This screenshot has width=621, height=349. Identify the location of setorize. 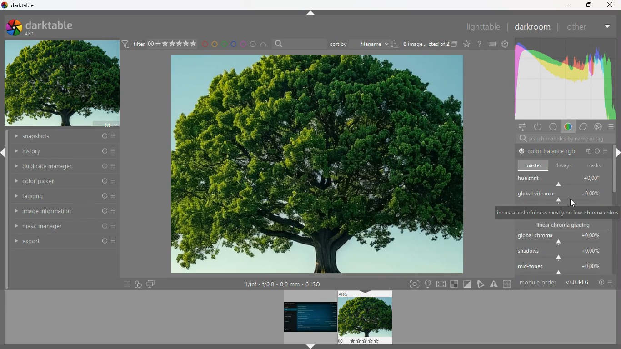
(455, 284).